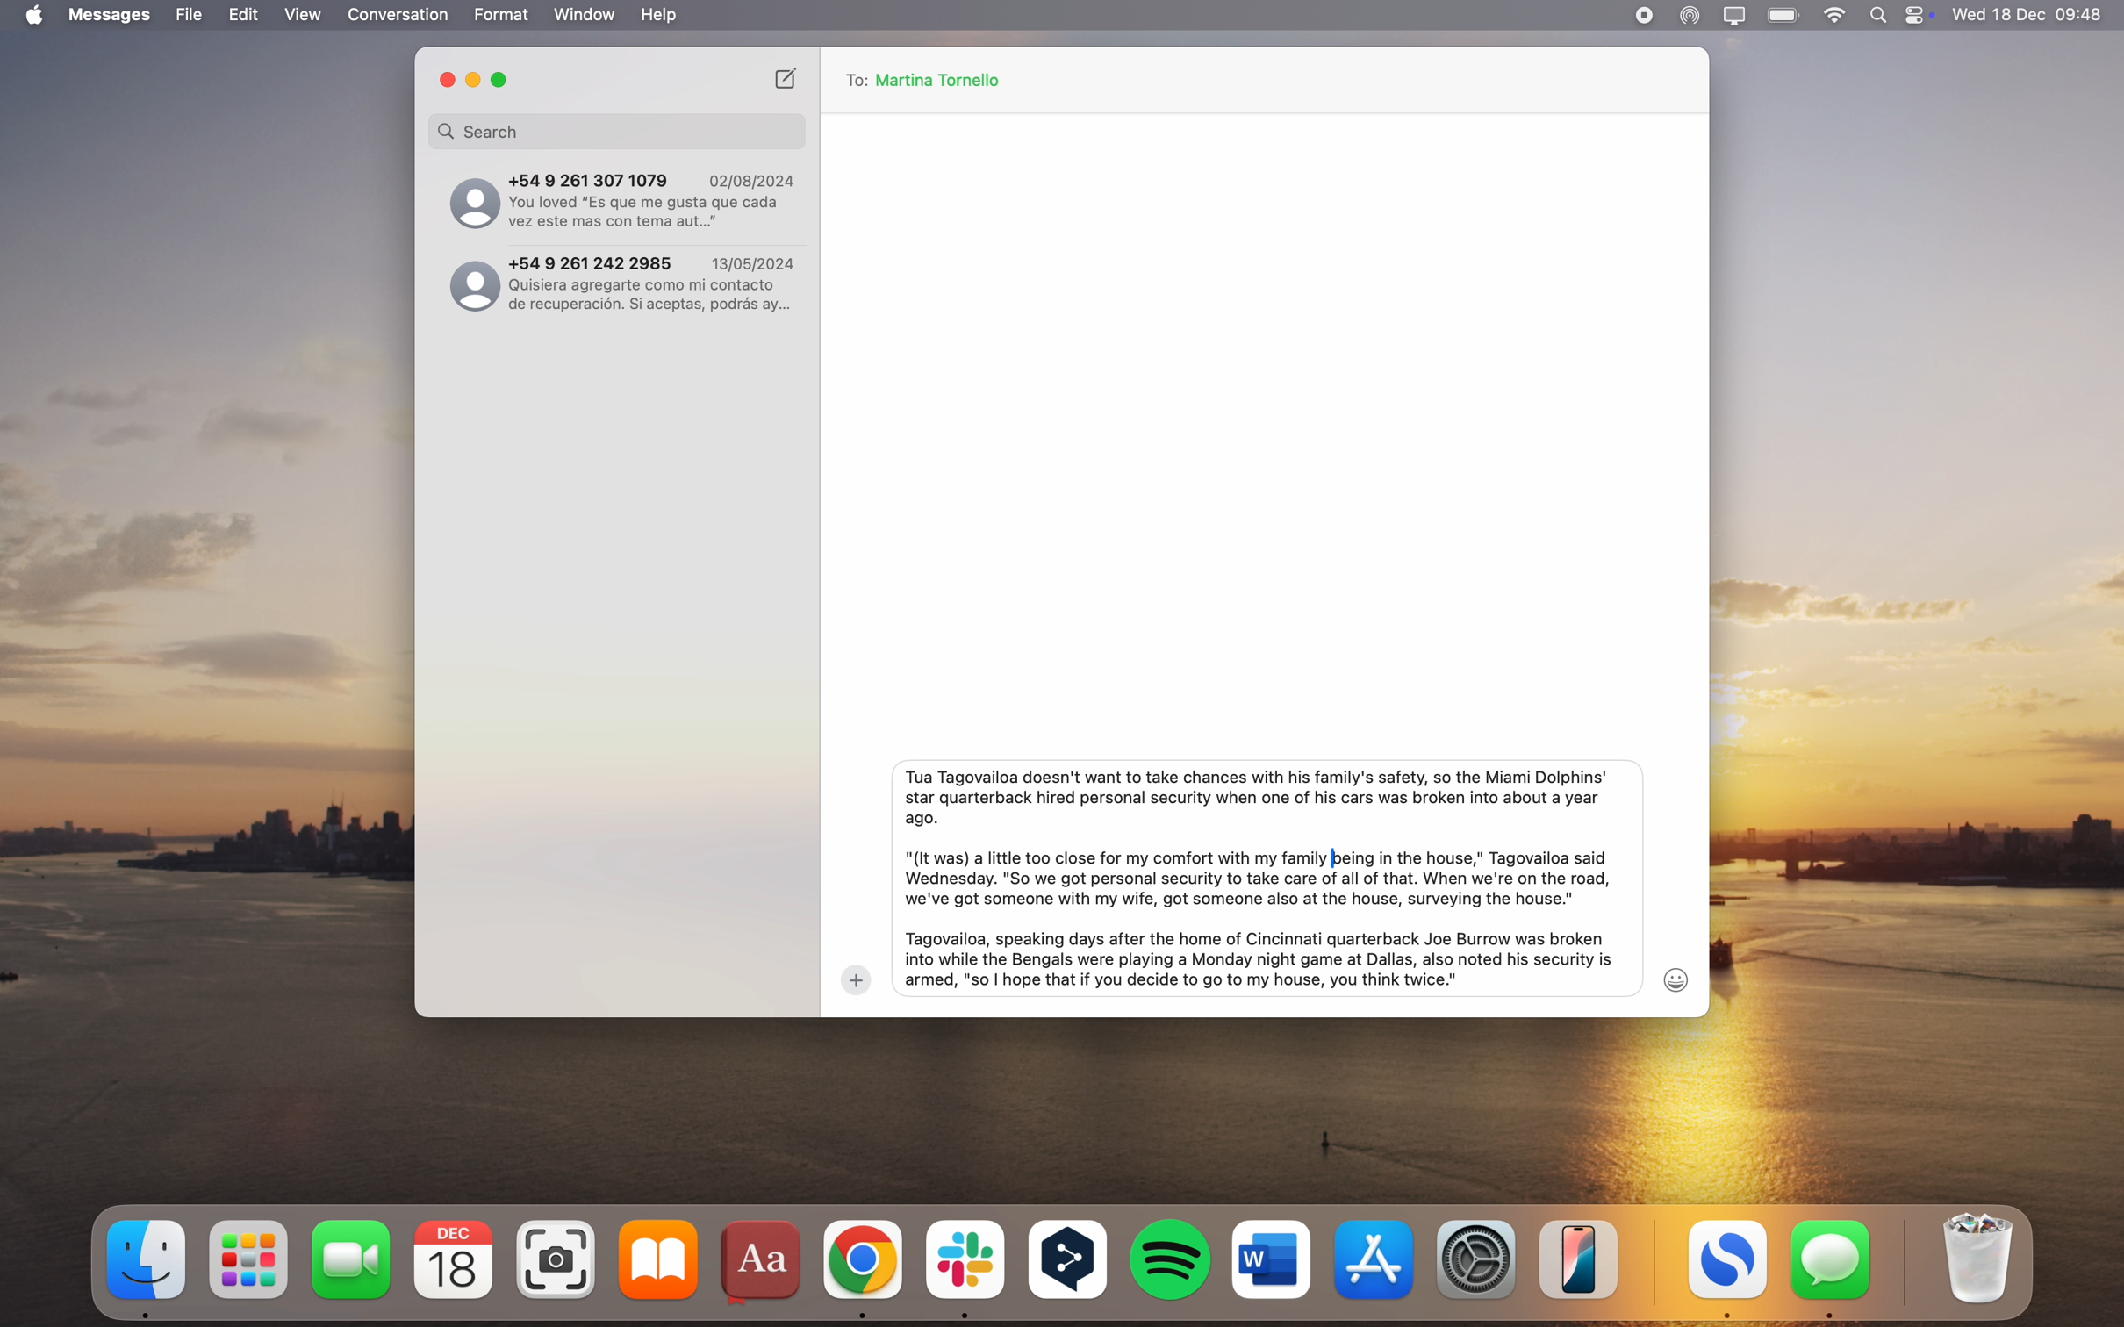 Image resolution: width=2124 pixels, height=1327 pixels. What do you see at coordinates (787, 77) in the screenshot?
I see `new message` at bounding box center [787, 77].